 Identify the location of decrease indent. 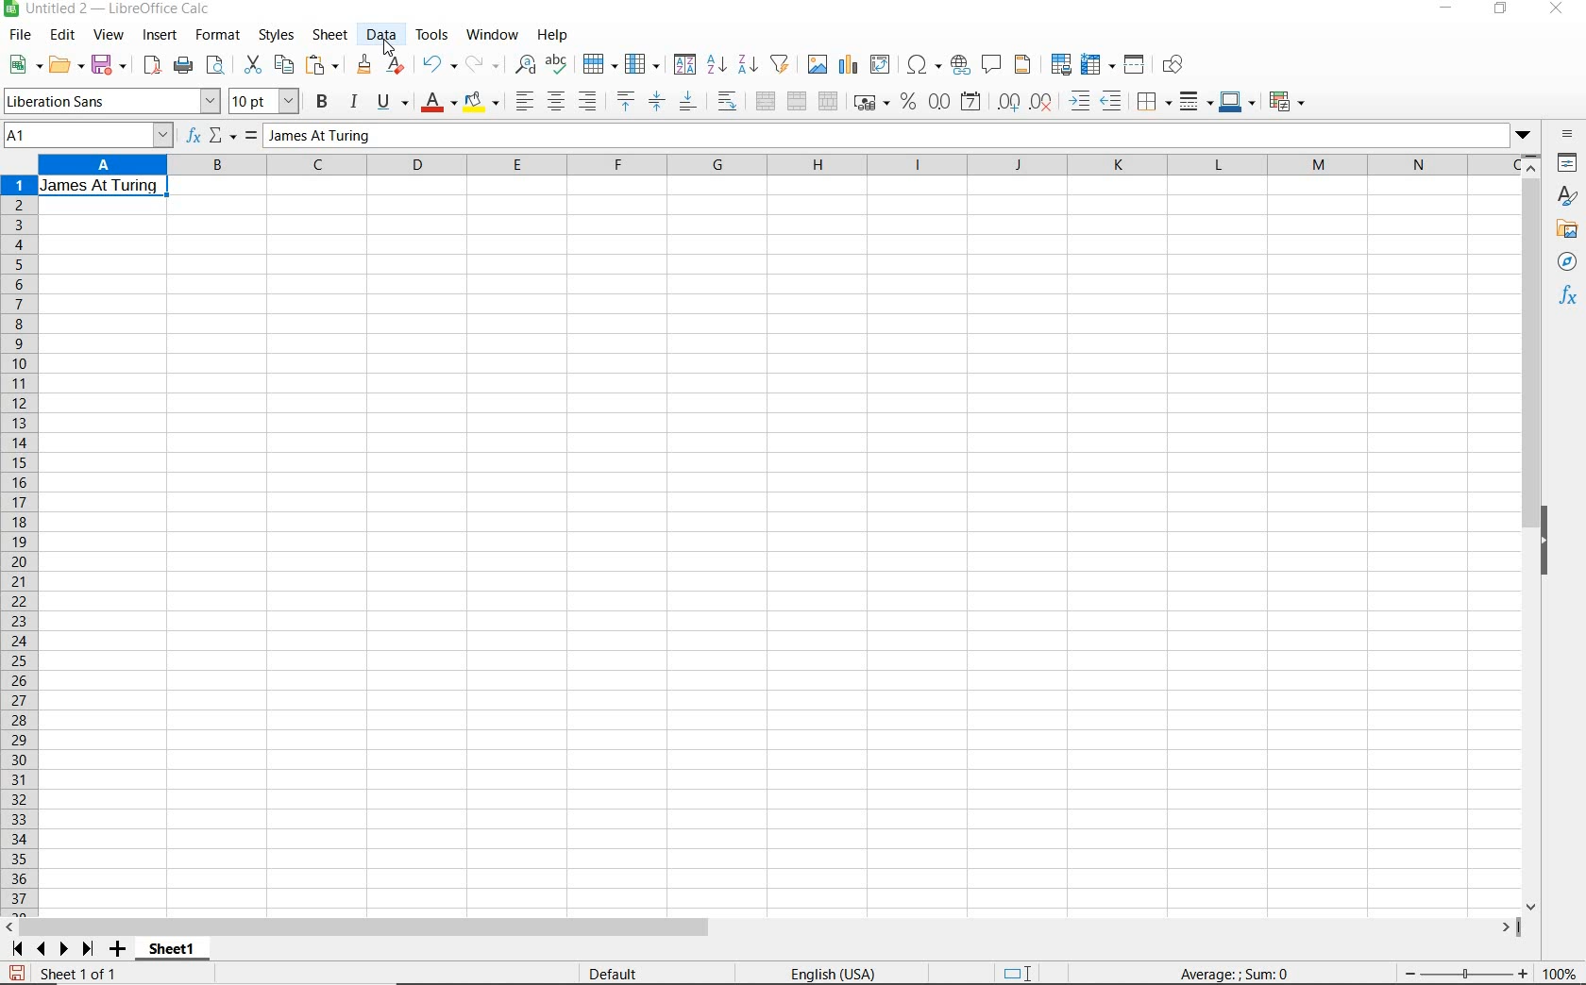
(1114, 101).